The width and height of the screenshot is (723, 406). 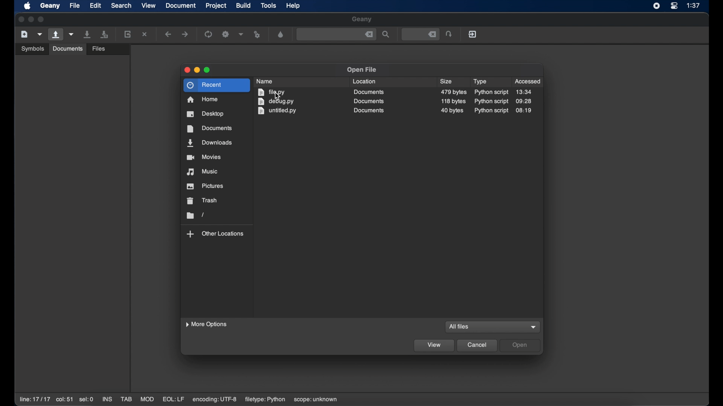 I want to click on close, so click(x=20, y=20).